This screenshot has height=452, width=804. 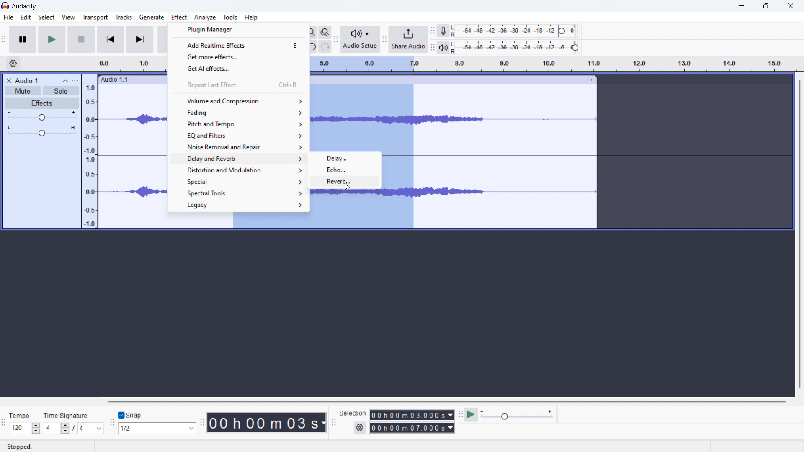 What do you see at coordinates (267, 422) in the screenshot?
I see `00 h 00 m 03 s` at bounding box center [267, 422].